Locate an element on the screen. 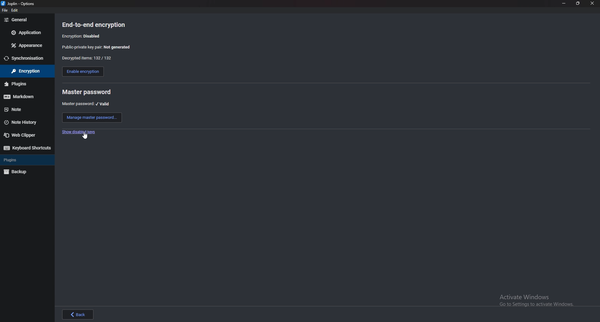 This screenshot has height=322, width=600. resize is located at coordinates (578, 3).